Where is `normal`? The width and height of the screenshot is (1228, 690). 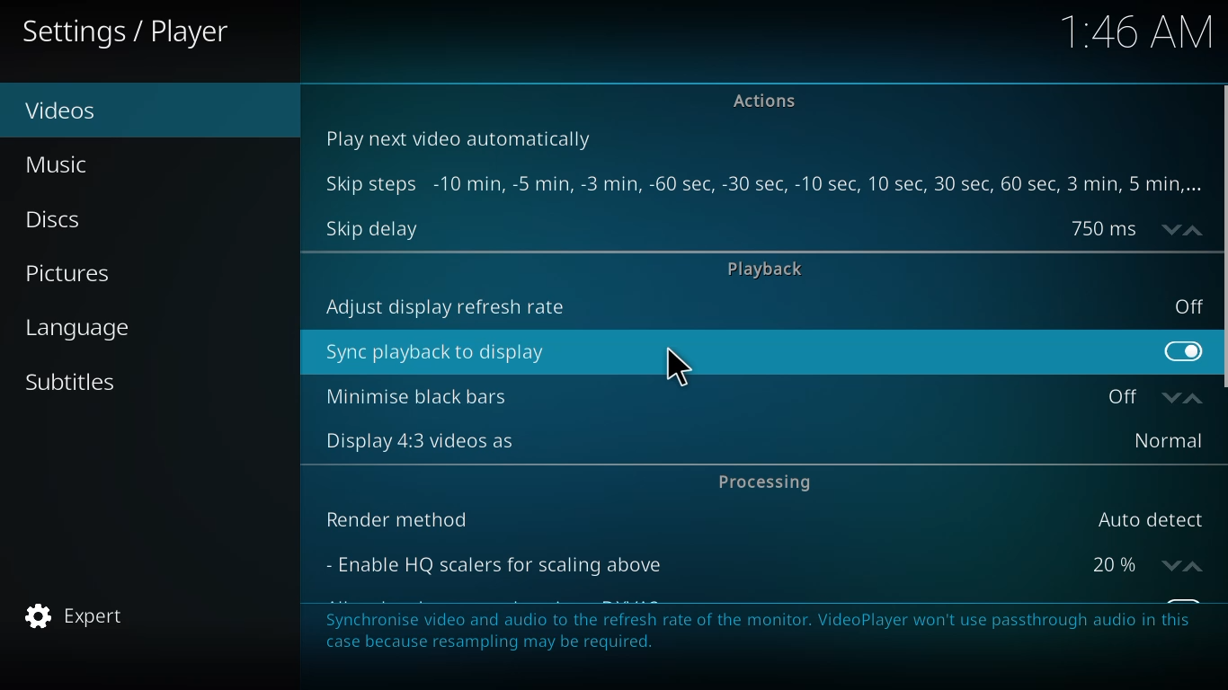
normal is located at coordinates (1170, 441).